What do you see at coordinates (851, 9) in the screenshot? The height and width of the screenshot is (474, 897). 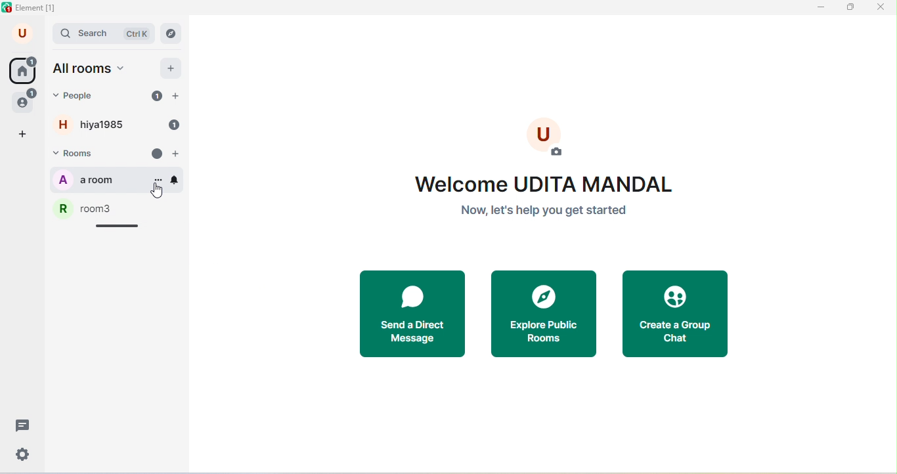 I see `maximize` at bounding box center [851, 9].